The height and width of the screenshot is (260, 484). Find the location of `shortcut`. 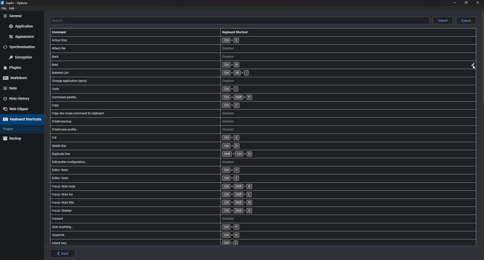

shortcut is located at coordinates (163, 235).